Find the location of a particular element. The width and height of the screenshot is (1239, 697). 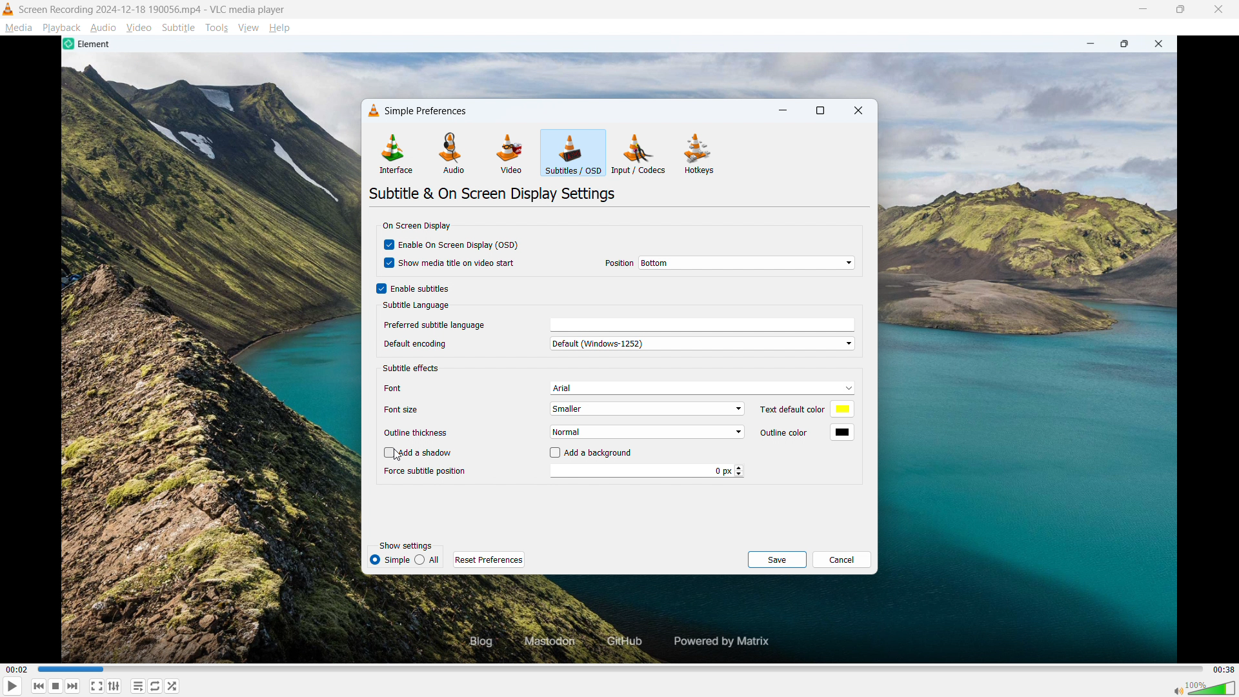

position is located at coordinates (614, 263).